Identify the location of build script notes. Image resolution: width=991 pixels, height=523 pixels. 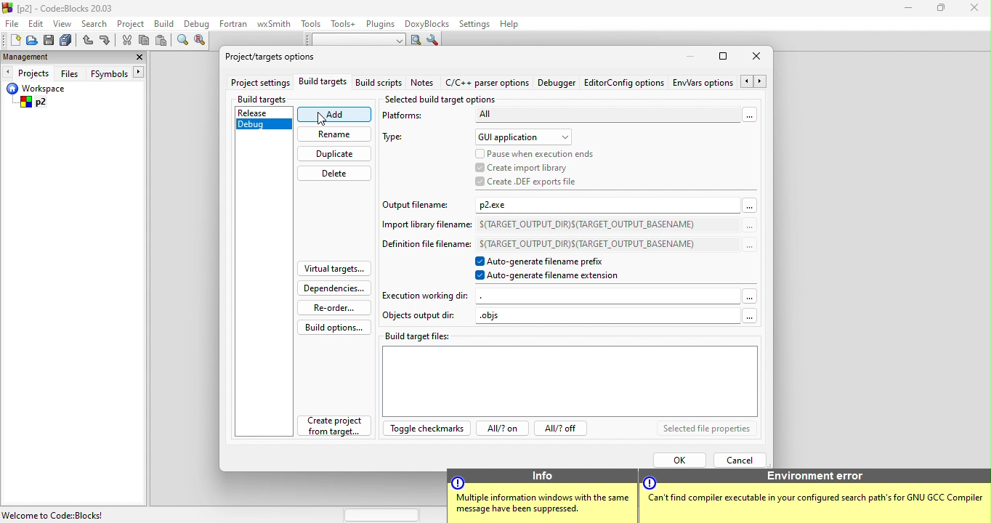
(379, 84).